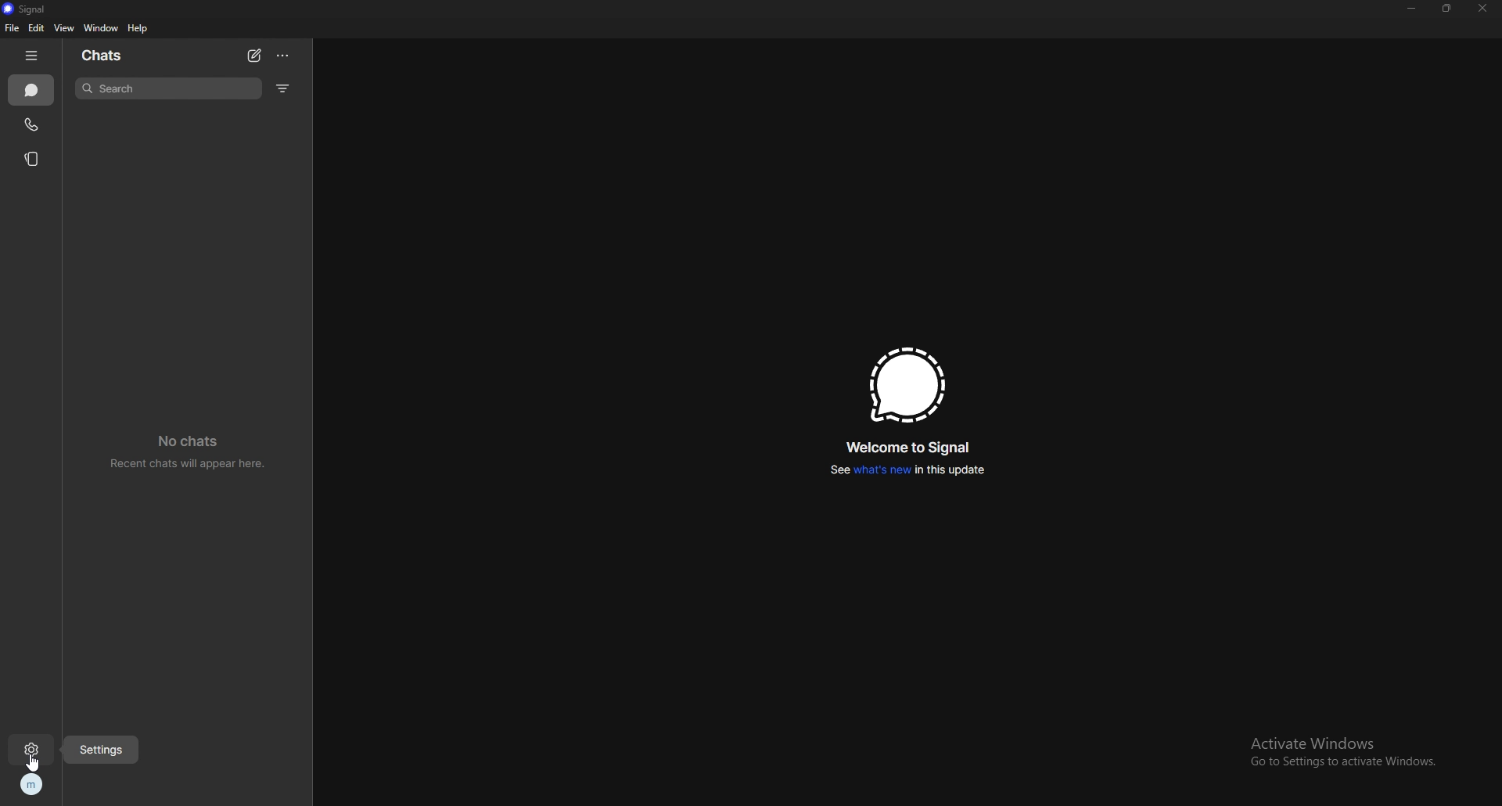 Image resolution: width=1502 pixels, height=806 pixels. What do you see at coordinates (34, 56) in the screenshot?
I see `hide tab` at bounding box center [34, 56].